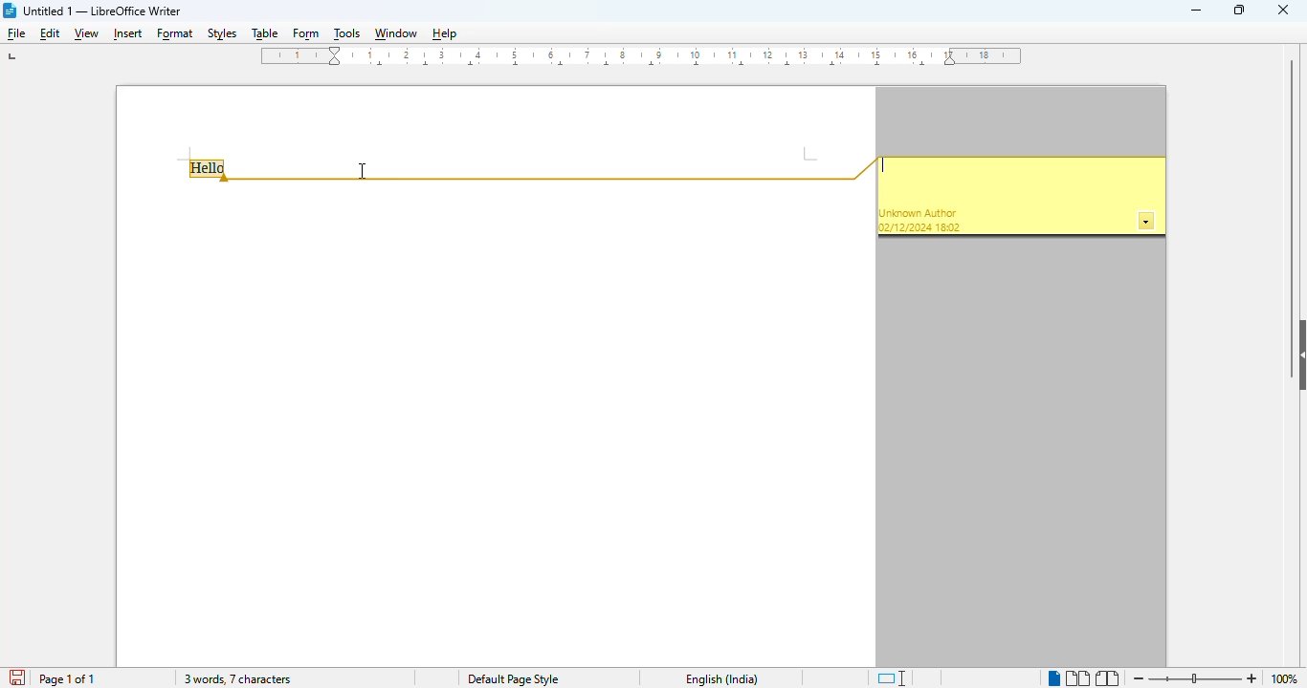  I want to click on table, so click(264, 34).